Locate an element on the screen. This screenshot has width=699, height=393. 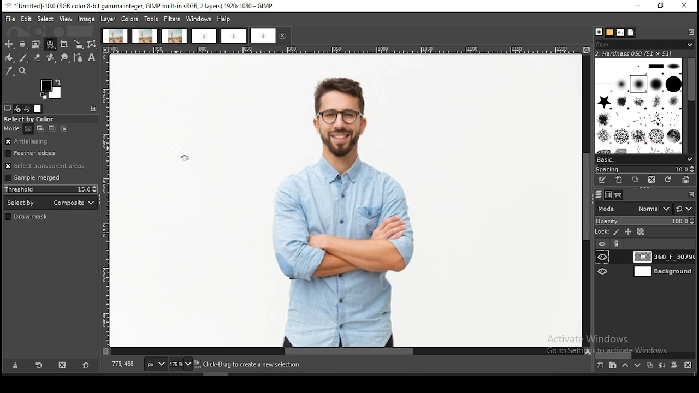
antiliasing is located at coordinates (50, 142).